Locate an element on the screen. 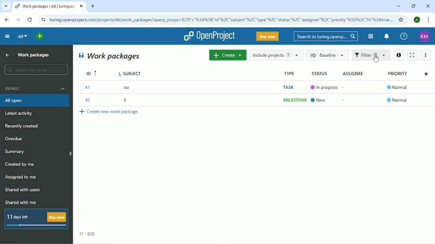 This screenshot has height=244, width=435. Task is located at coordinates (289, 87).